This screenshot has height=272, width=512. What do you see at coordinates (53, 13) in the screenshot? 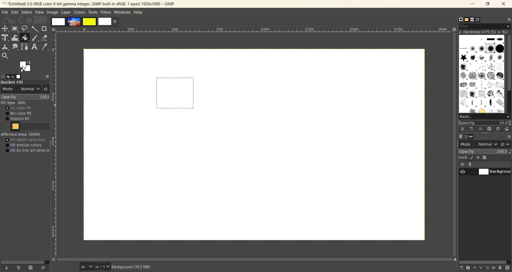
I see `image` at bounding box center [53, 13].